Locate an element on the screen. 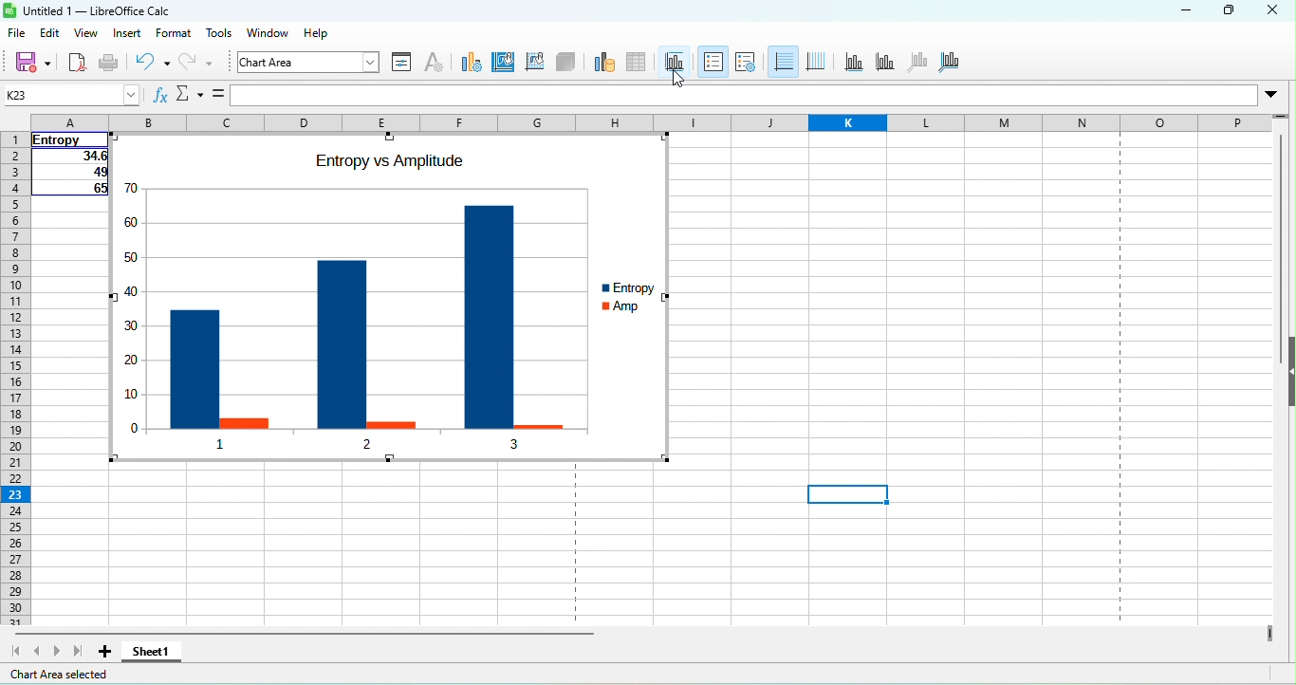 The image size is (1296, 685). amp is located at coordinates (639, 309).